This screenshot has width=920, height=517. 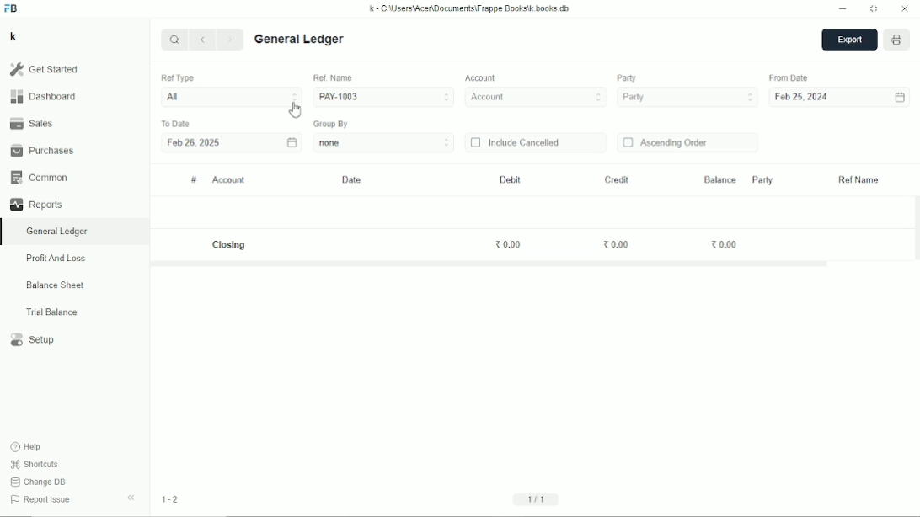 I want to click on Balance, so click(x=719, y=179).